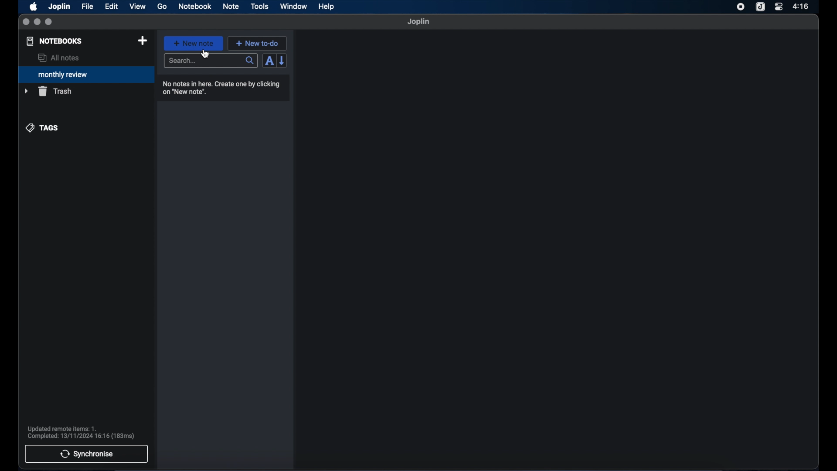 This screenshot has width=837, height=471. Describe the element at coordinates (81, 433) in the screenshot. I see `sync notification` at that location.